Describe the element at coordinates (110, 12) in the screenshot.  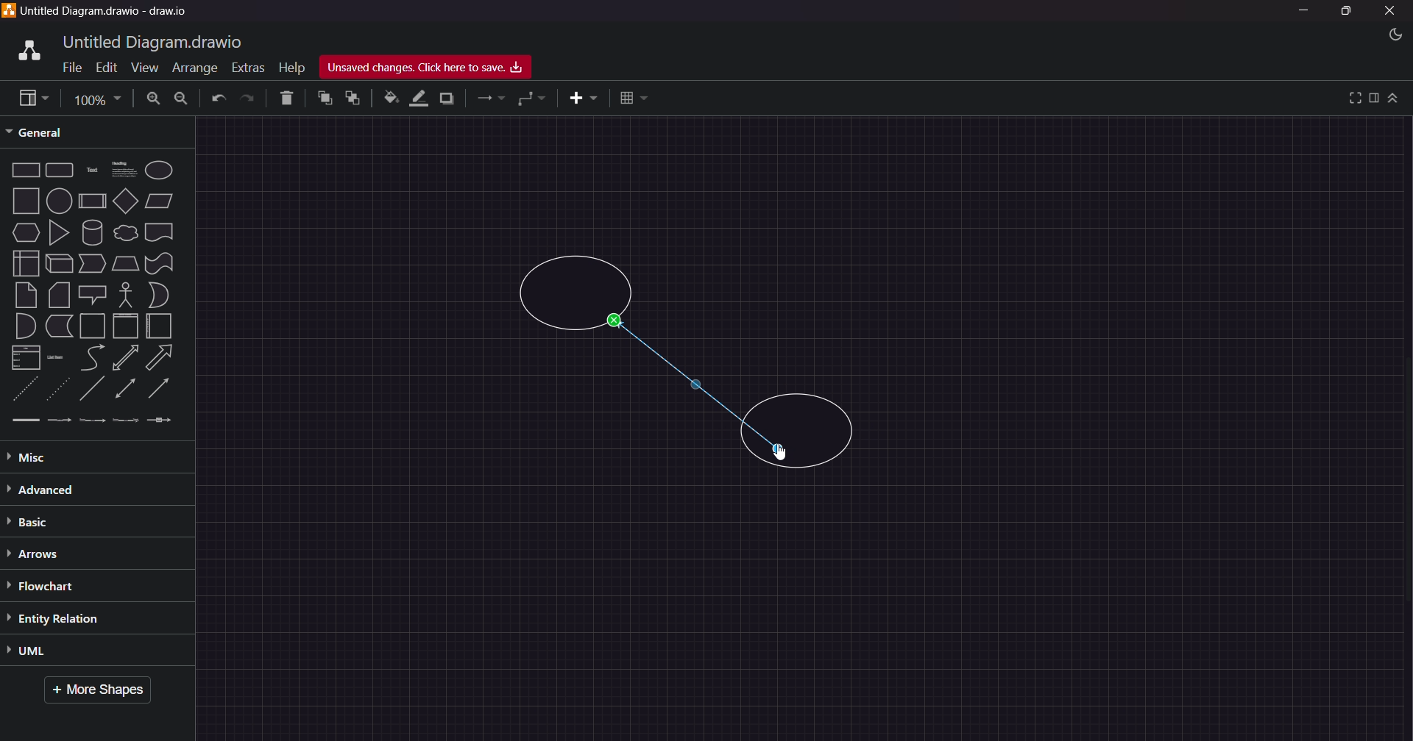
I see `Title` at that location.